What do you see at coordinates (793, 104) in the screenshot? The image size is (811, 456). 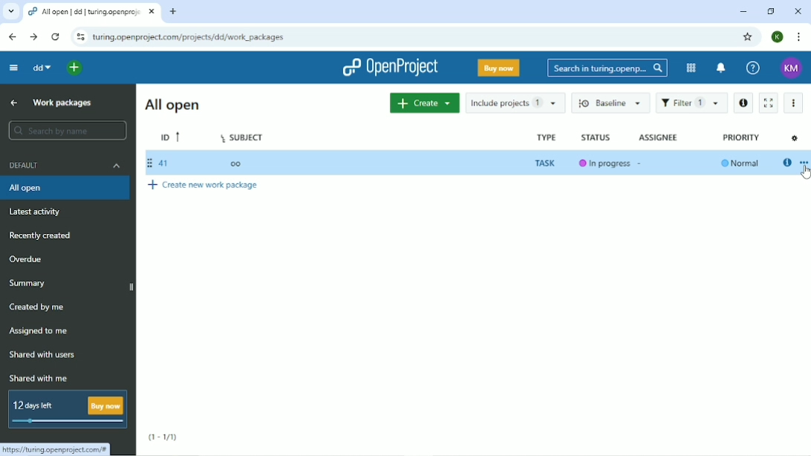 I see `More actions` at bounding box center [793, 104].